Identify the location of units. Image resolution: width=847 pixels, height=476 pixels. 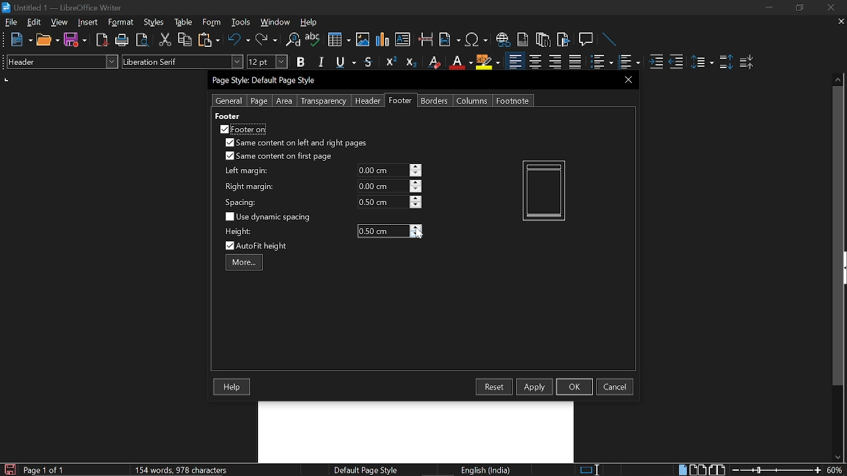
(7, 80).